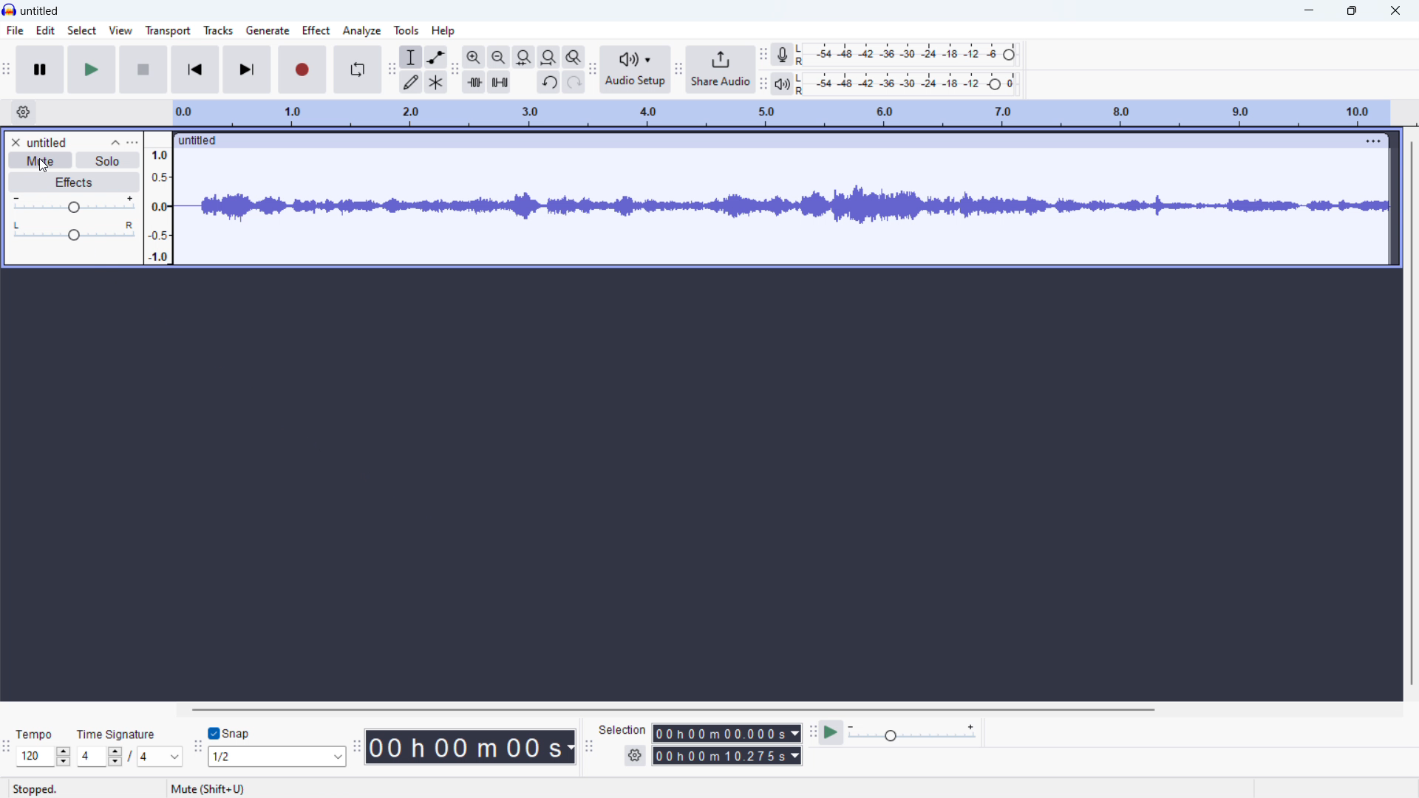 The width and height of the screenshot is (1419, 798). What do you see at coordinates (635, 70) in the screenshot?
I see `audio setup` at bounding box center [635, 70].